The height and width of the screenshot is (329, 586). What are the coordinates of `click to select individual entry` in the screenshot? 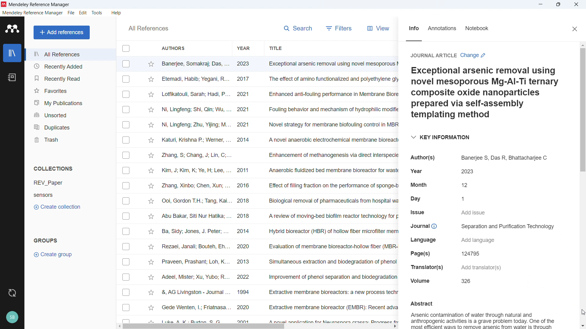 It's located at (127, 232).